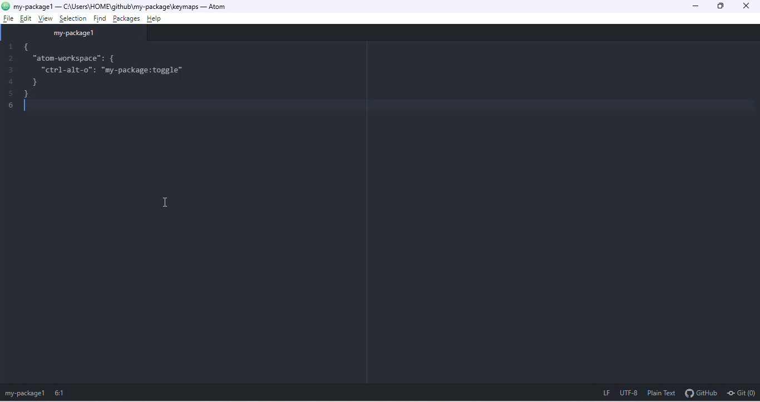  What do you see at coordinates (129, 6) in the screenshot?
I see ` c:\users\home\github\my package\keymaps-atom` at bounding box center [129, 6].